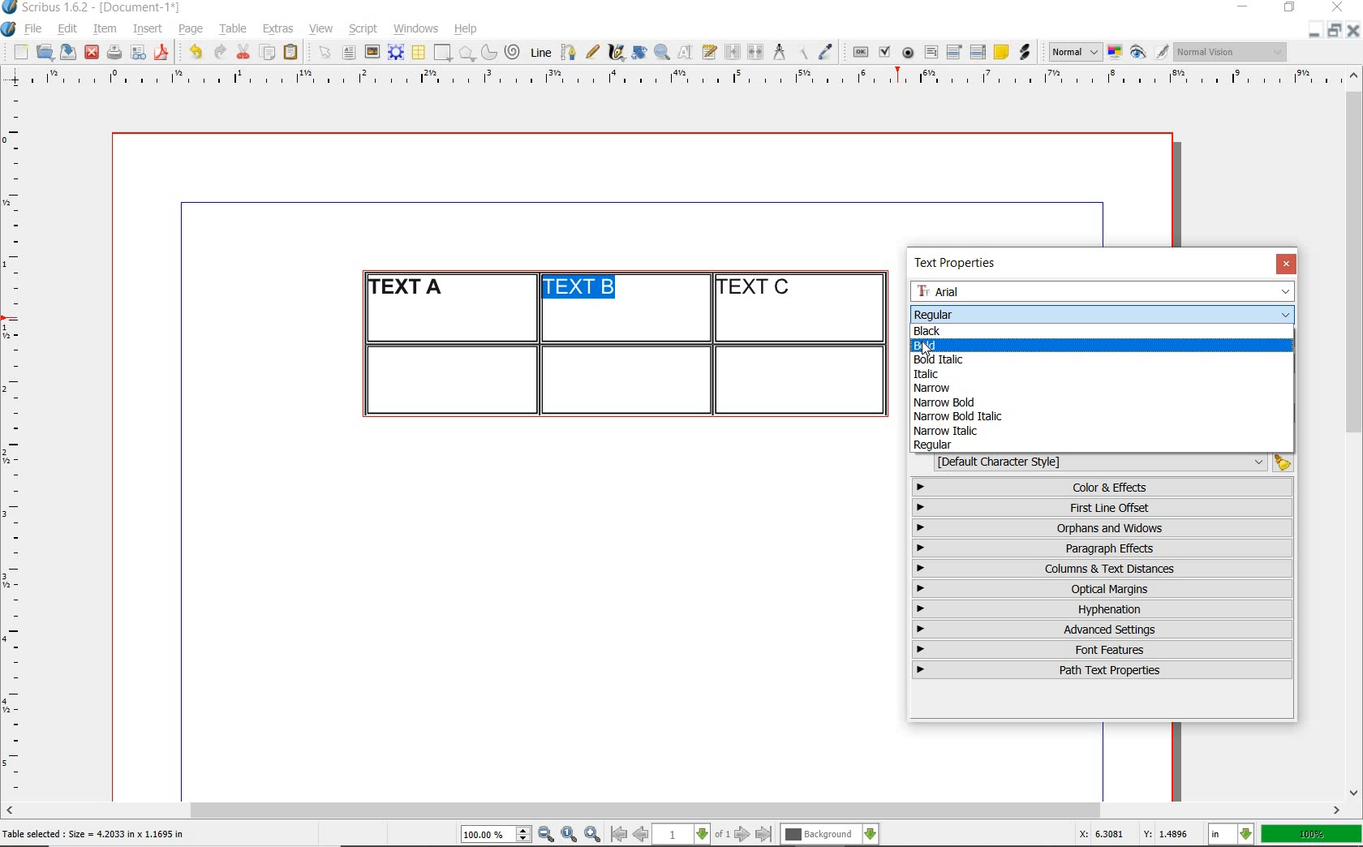 This screenshot has height=847, width=1363. I want to click on narrow bold italic, so click(956, 415).